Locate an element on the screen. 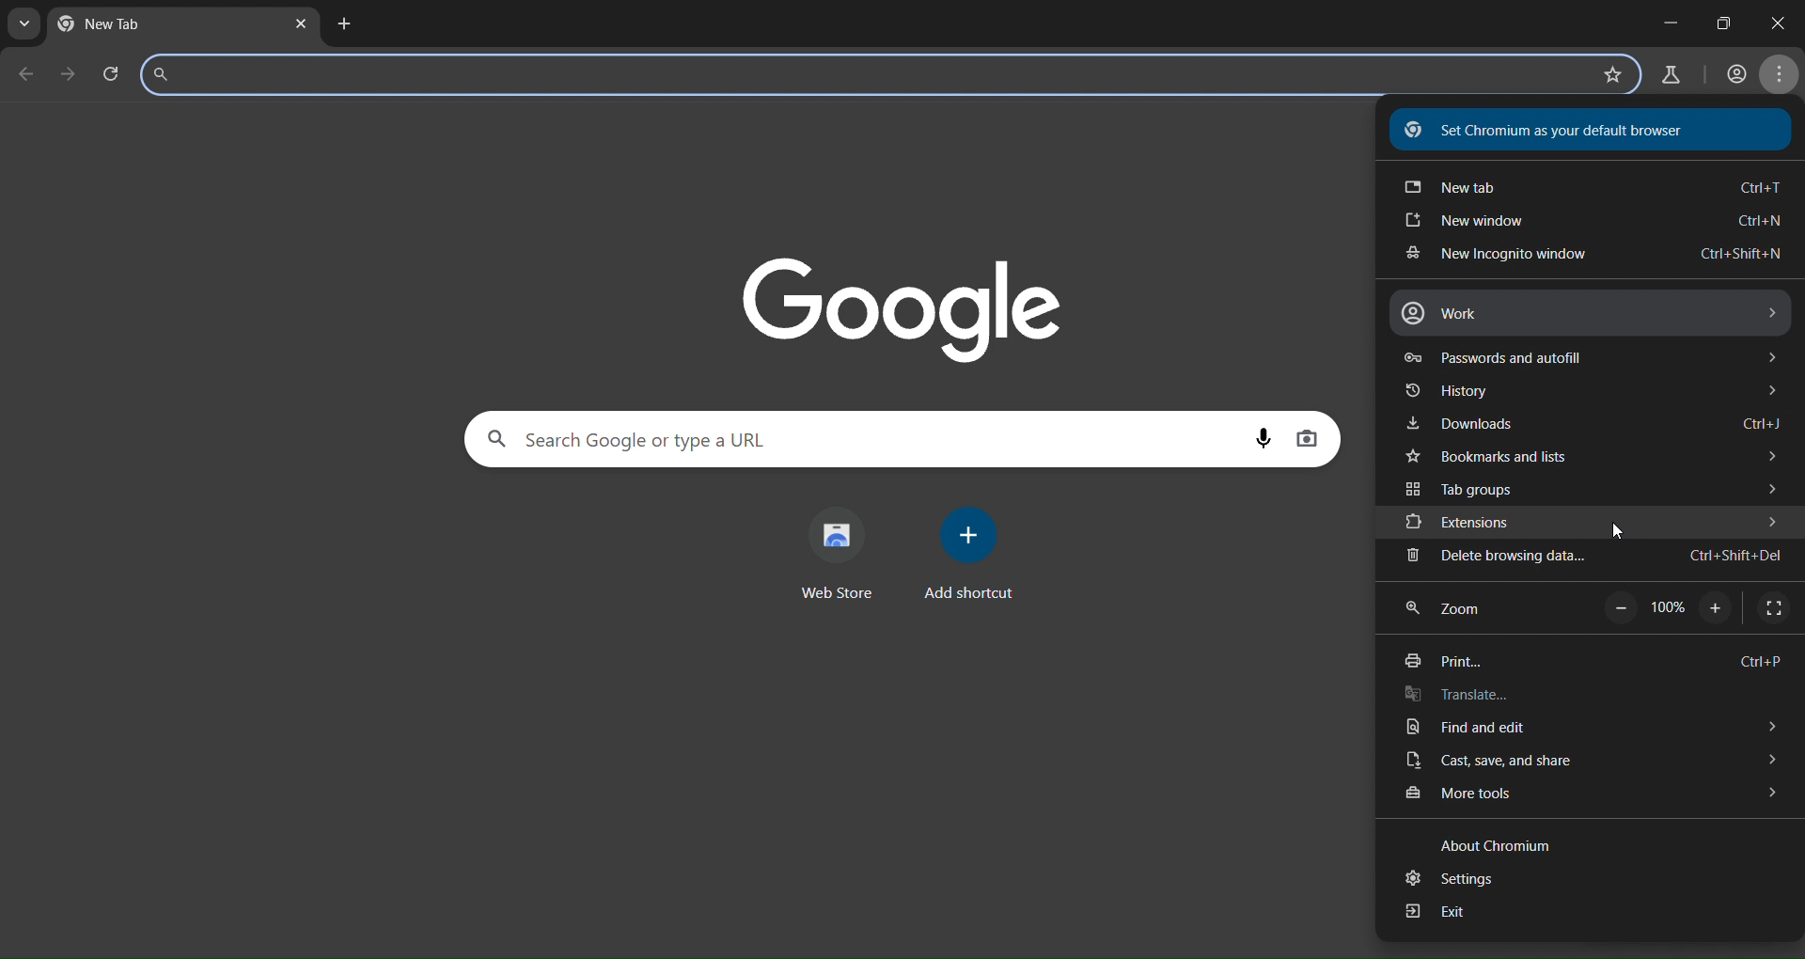 This screenshot has height=959, width=1805. extensions is located at coordinates (1591, 522).